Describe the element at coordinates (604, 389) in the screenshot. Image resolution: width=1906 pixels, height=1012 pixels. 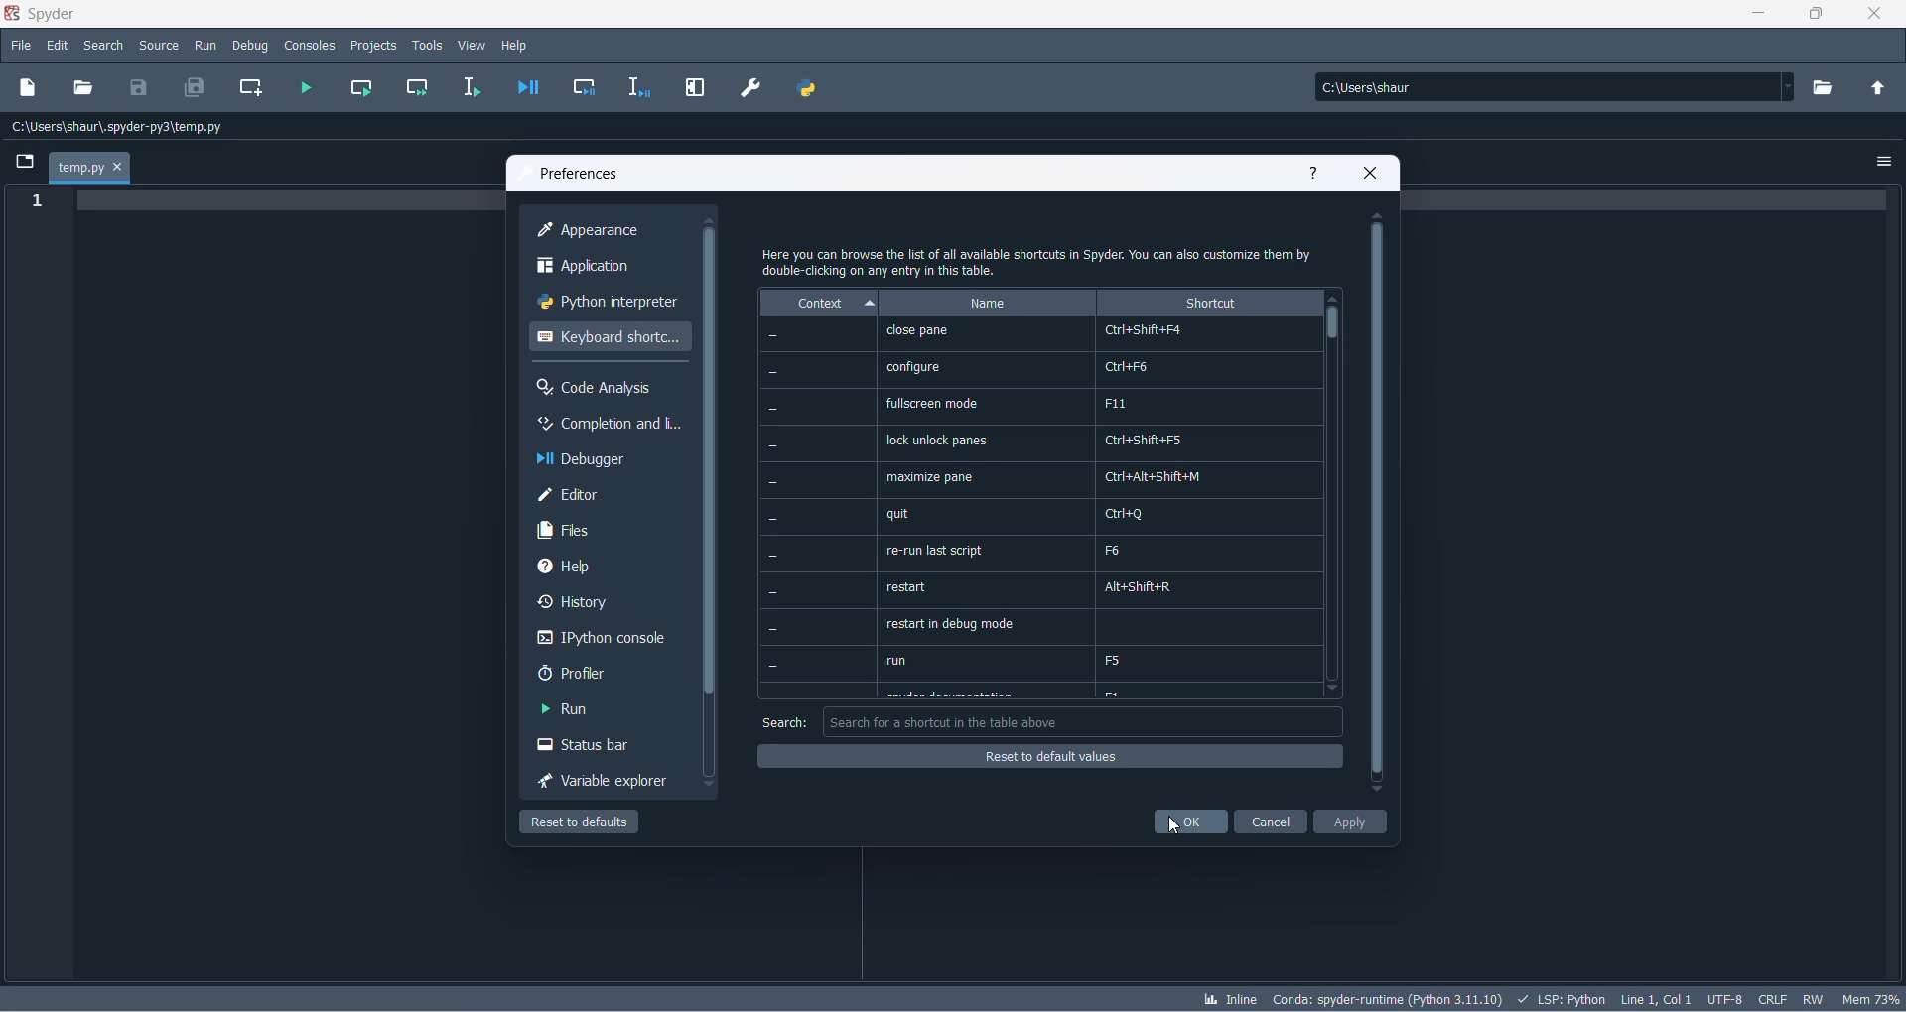
I see `code analysis` at that location.